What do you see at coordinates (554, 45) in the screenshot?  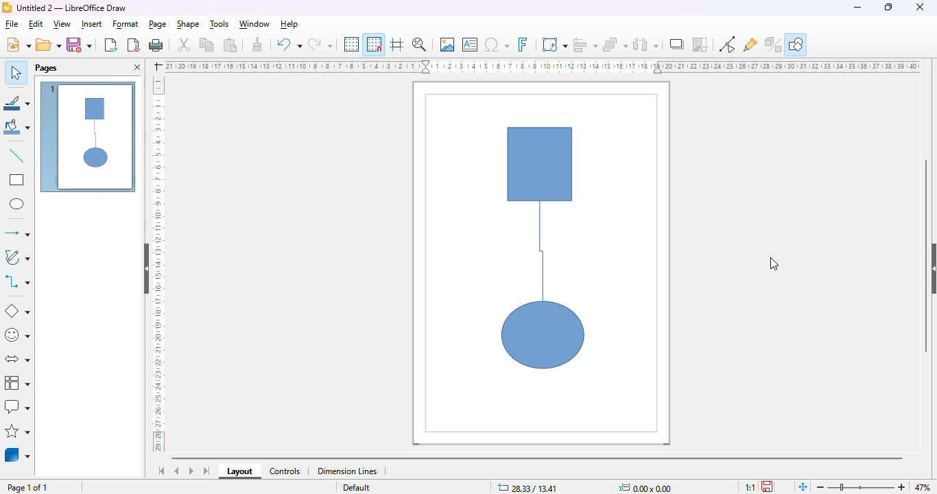 I see `transformations` at bounding box center [554, 45].